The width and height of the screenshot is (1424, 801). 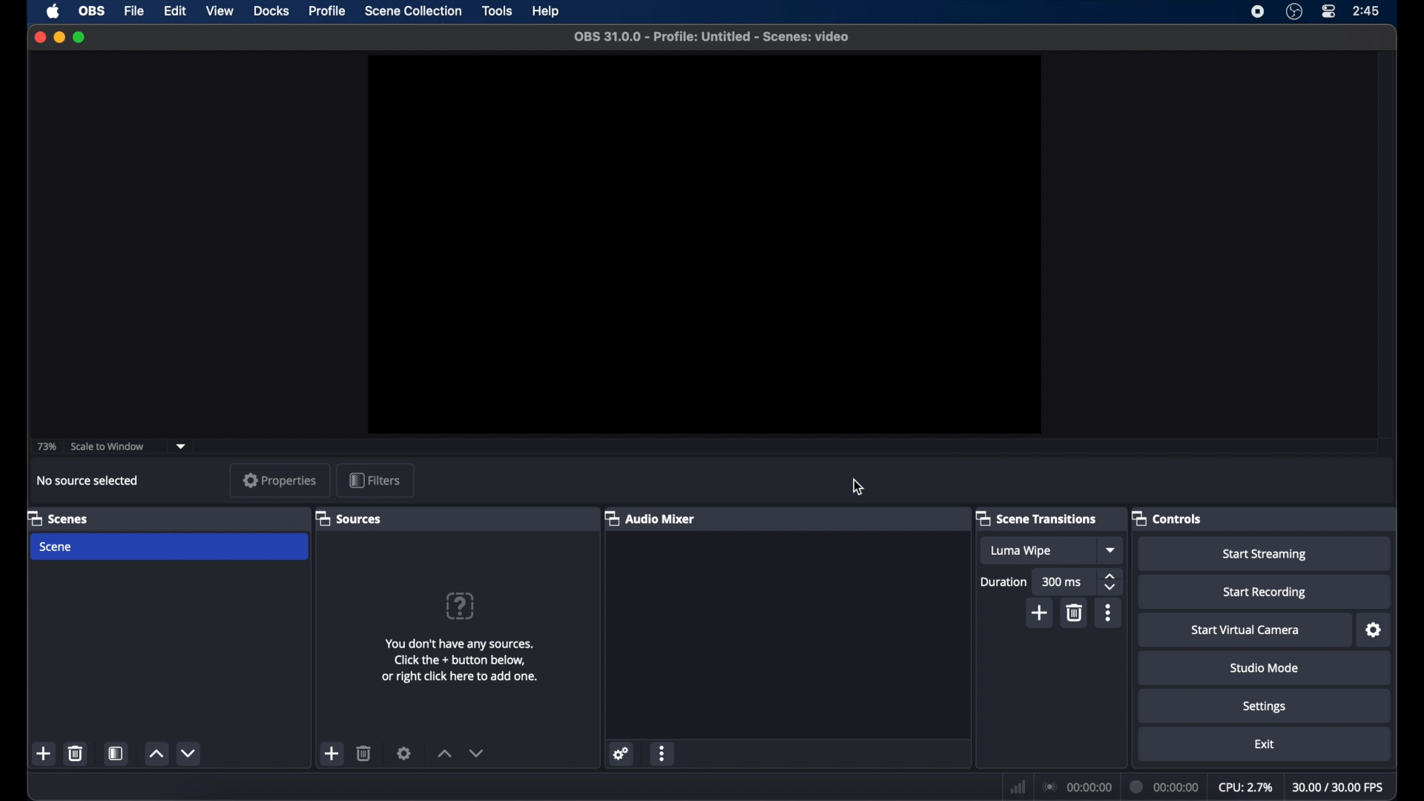 What do you see at coordinates (81, 37) in the screenshot?
I see `maximize` at bounding box center [81, 37].